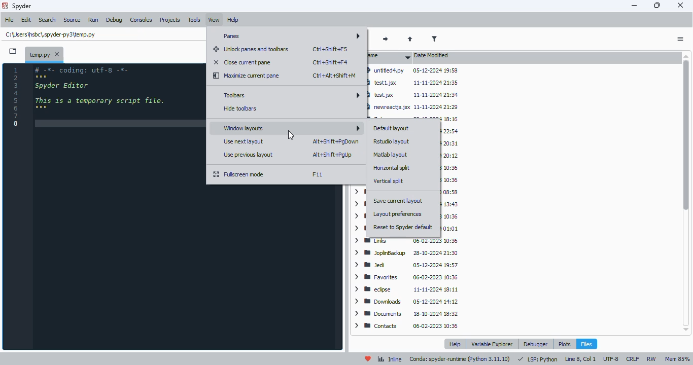 This screenshot has width=693, height=365. What do you see at coordinates (391, 155) in the screenshot?
I see `MatLab layout` at bounding box center [391, 155].